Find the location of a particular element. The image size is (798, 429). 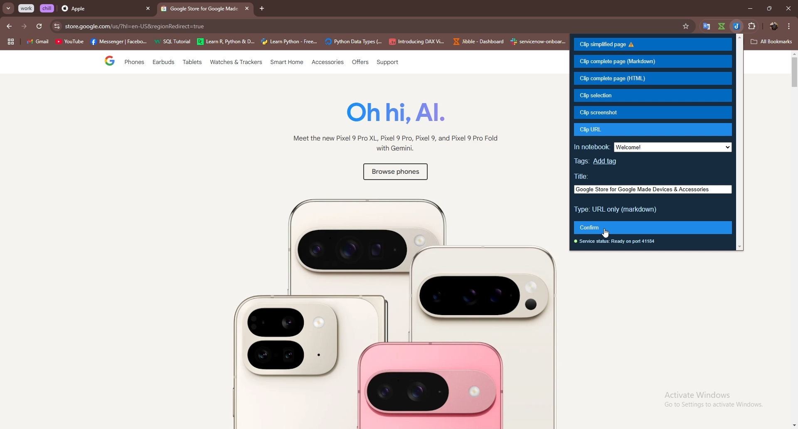

chill is located at coordinates (48, 8).